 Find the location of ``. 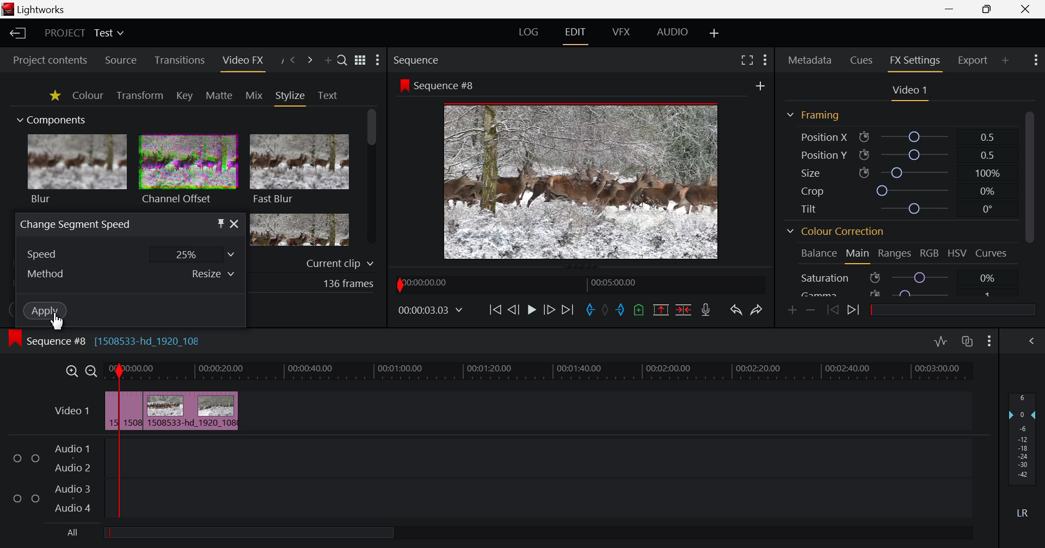

 is located at coordinates (430, 310).